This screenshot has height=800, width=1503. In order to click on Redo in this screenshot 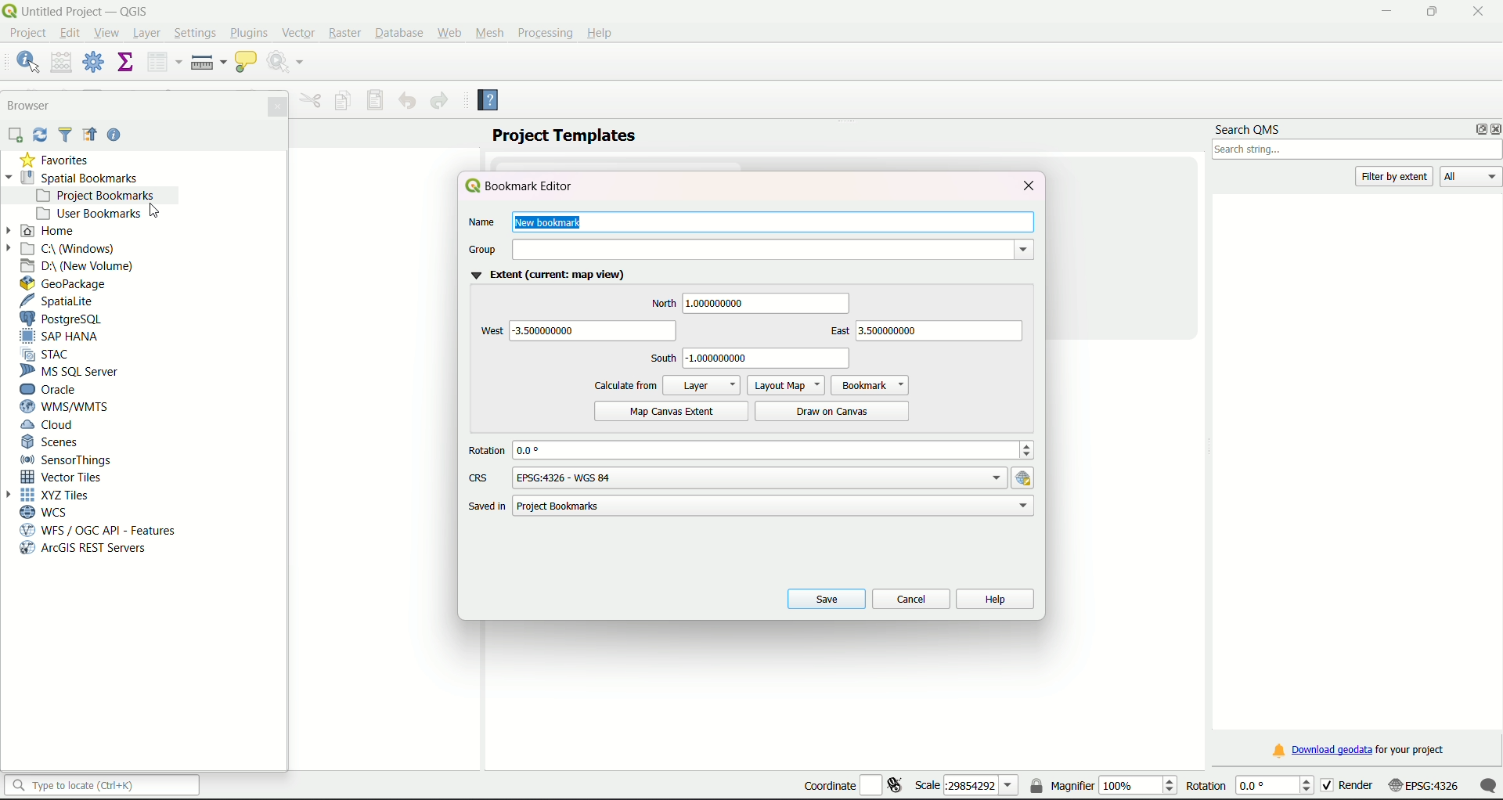, I will do `click(439, 101)`.